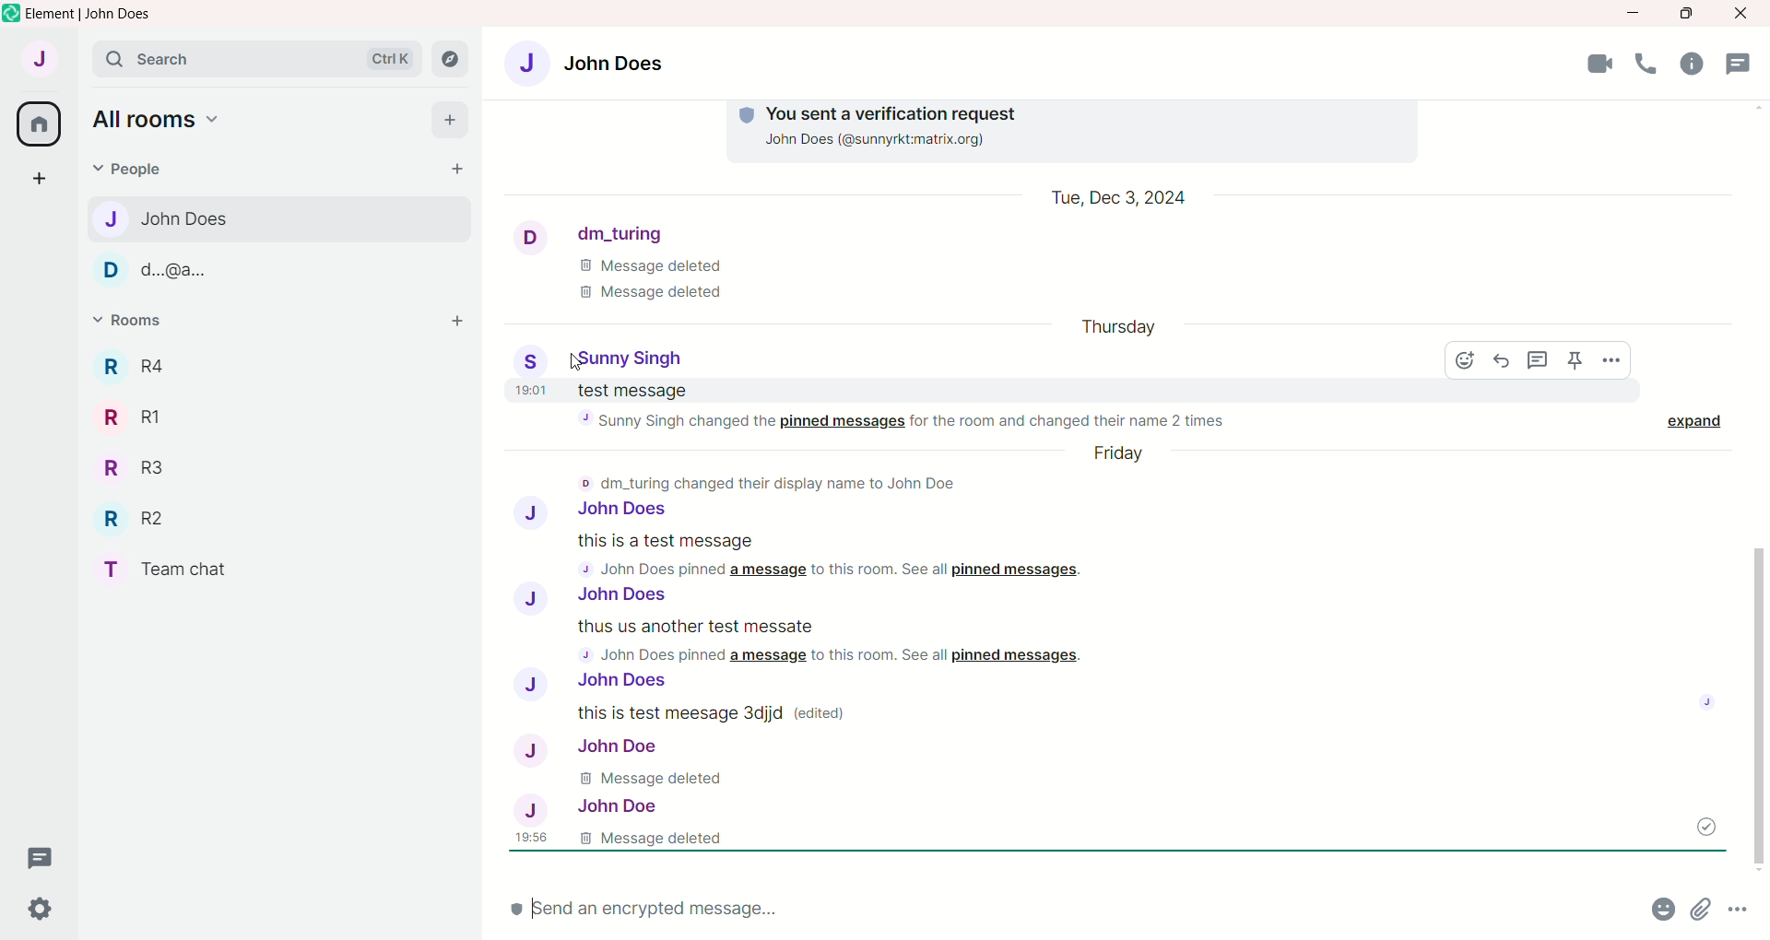 The width and height of the screenshot is (1770, 940). What do you see at coordinates (161, 216) in the screenshot?
I see `john does` at bounding box center [161, 216].